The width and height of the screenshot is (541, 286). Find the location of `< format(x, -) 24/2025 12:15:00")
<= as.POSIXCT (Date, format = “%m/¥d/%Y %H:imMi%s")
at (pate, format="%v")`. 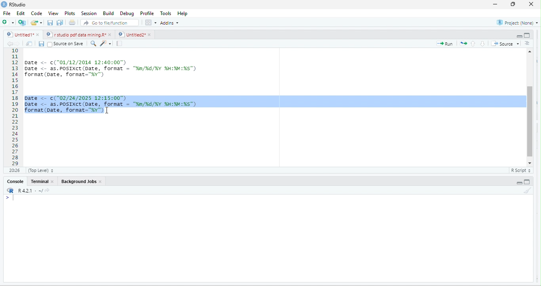

< format(x, -) 24/2025 12:15:00")
<= as.POSIXCT (Date, format = “%m/¥d/%Y %H:imMi%s")
at (pate, format="%v") is located at coordinates (273, 107).